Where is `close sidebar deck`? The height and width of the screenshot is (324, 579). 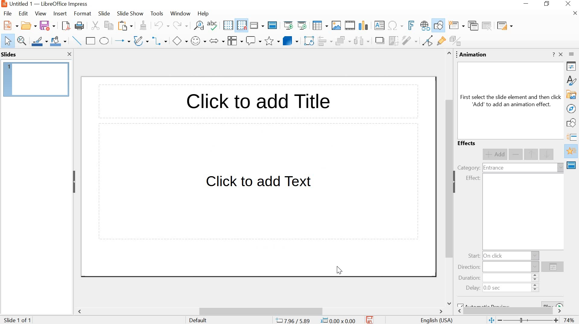
close sidebar deck is located at coordinates (561, 54).